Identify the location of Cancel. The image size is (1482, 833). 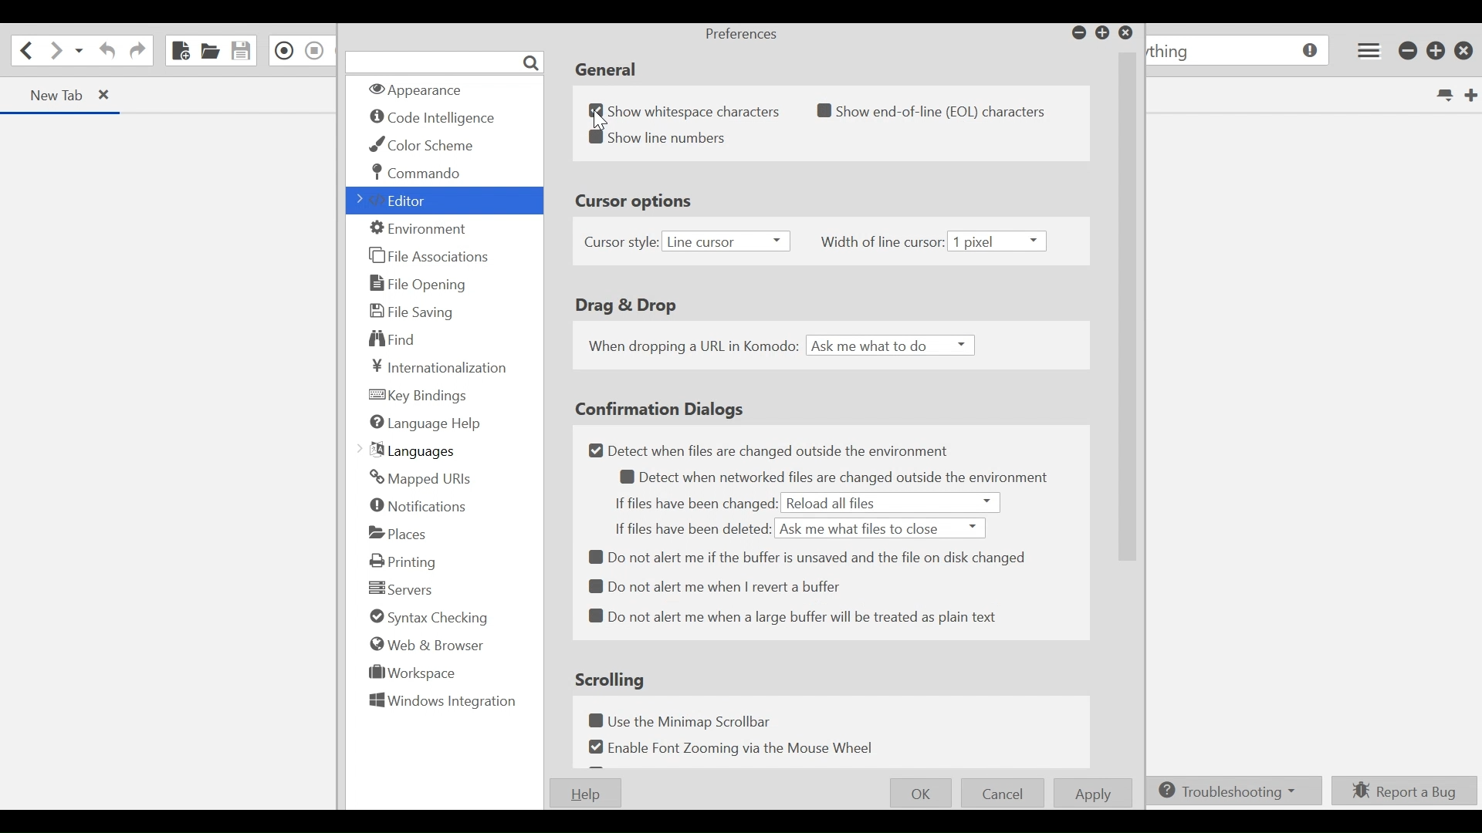
(1003, 792).